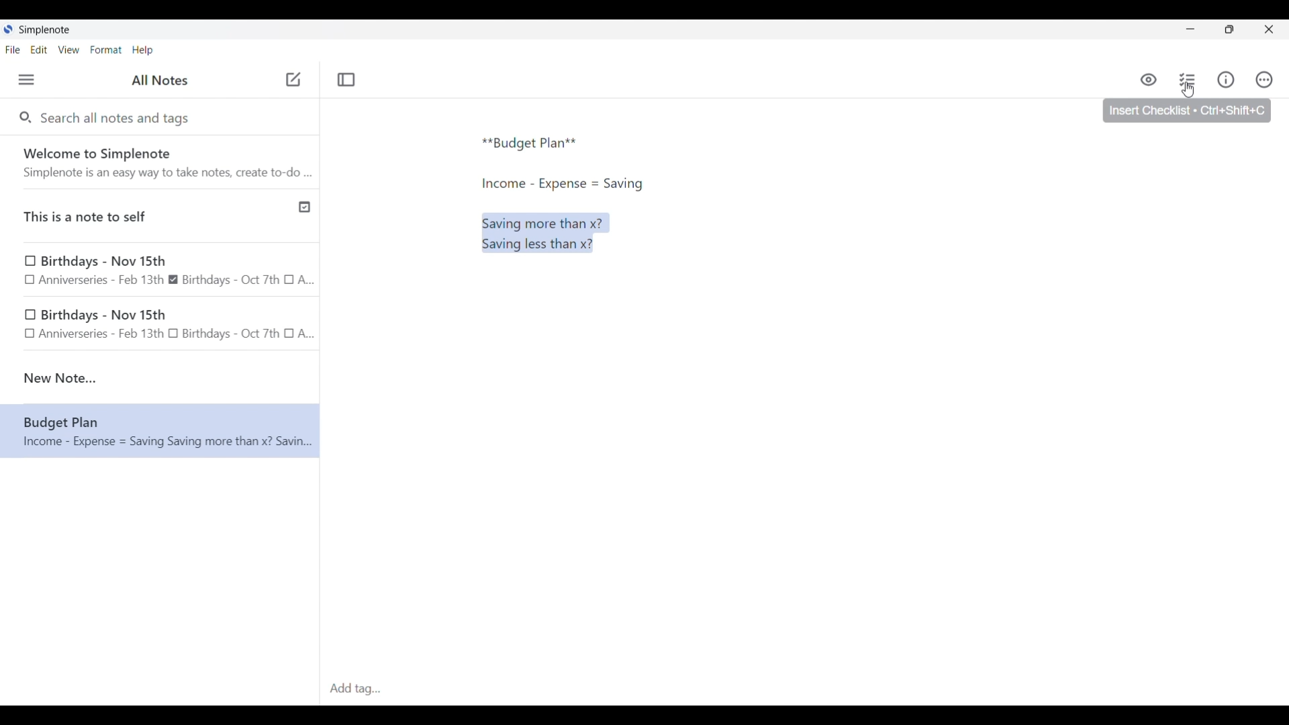 The height and width of the screenshot is (725, 1289). What do you see at coordinates (46, 30) in the screenshot?
I see `Software name` at bounding box center [46, 30].